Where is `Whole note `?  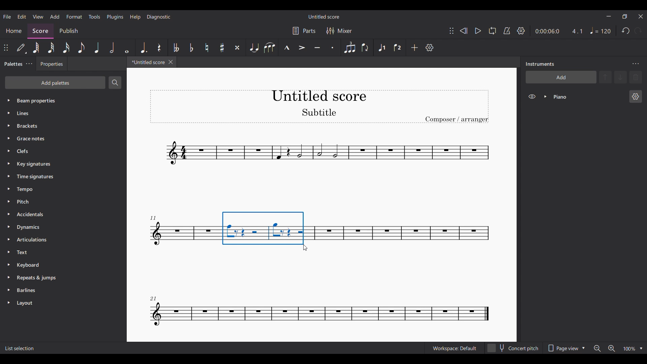
Whole note  is located at coordinates (127, 47).